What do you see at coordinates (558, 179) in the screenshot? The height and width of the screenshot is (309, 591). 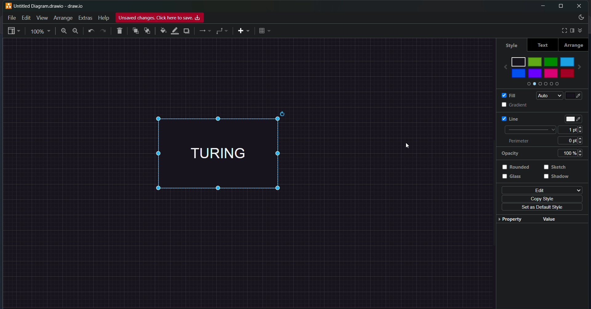 I see `shadow` at bounding box center [558, 179].